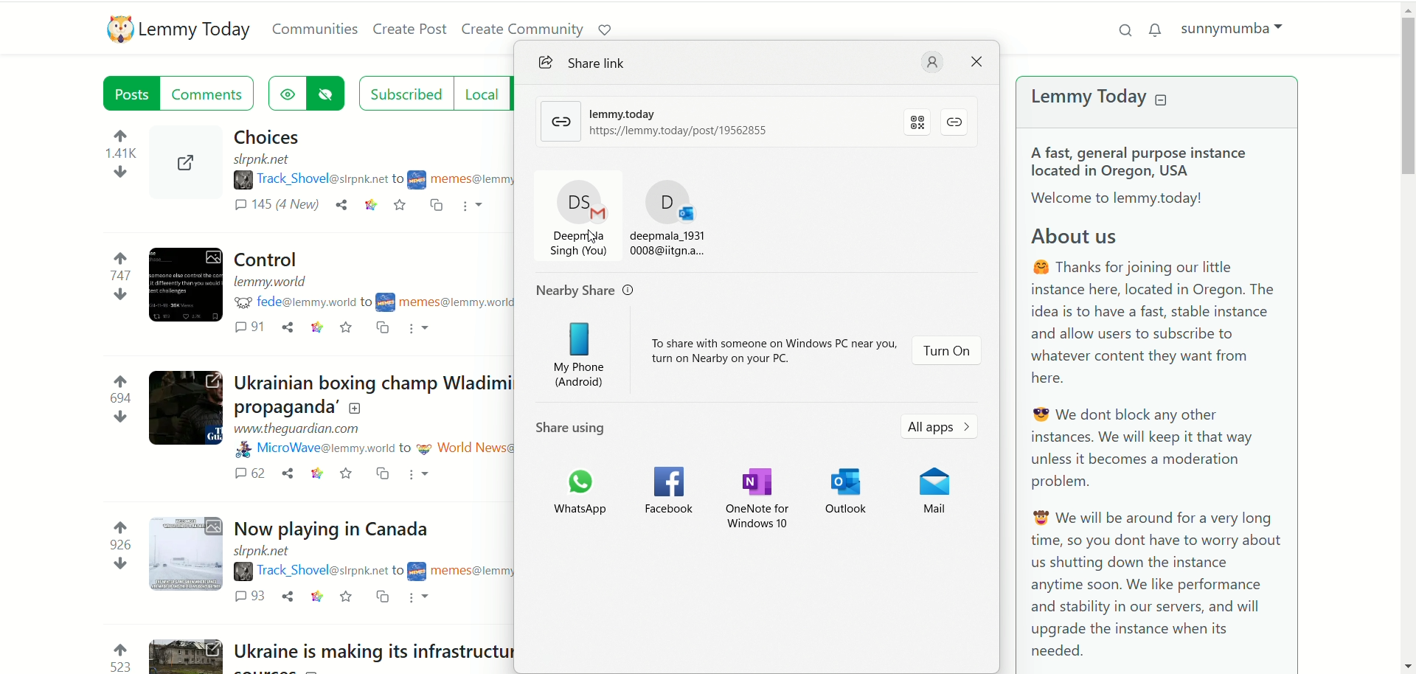 This screenshot has width=1416, height=674. Describe the element at coordinates (175, 30) in the screenshot. I see `lemmy today logo and name` at that location.